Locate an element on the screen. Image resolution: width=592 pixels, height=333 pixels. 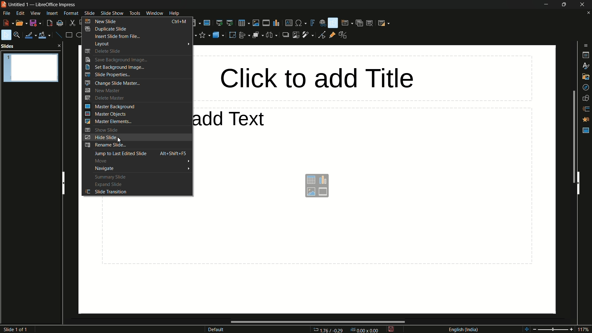
select at least 3 objects to distribute is located at coordinates (271, 35).